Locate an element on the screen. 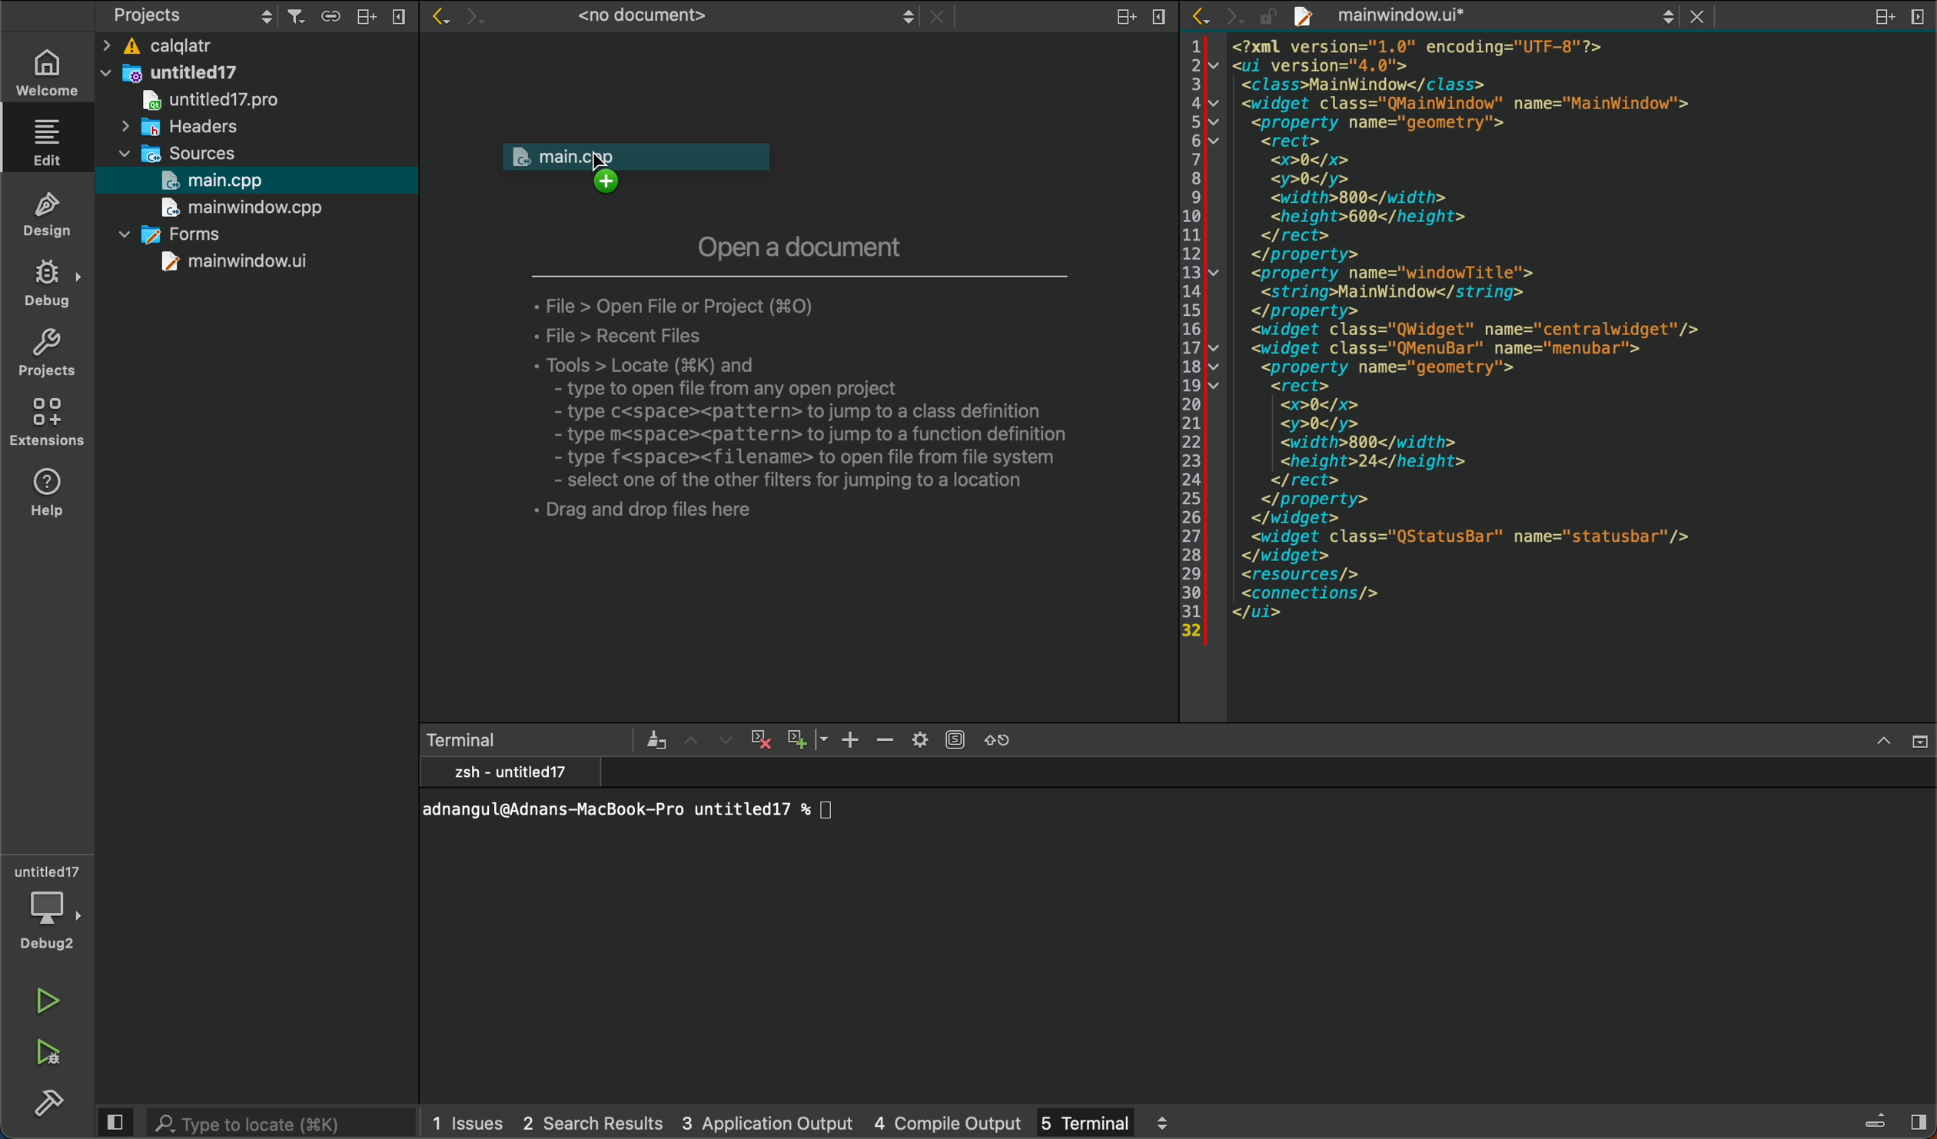 The image size is (1937, 1139). close is located at coordinates (399, 16).